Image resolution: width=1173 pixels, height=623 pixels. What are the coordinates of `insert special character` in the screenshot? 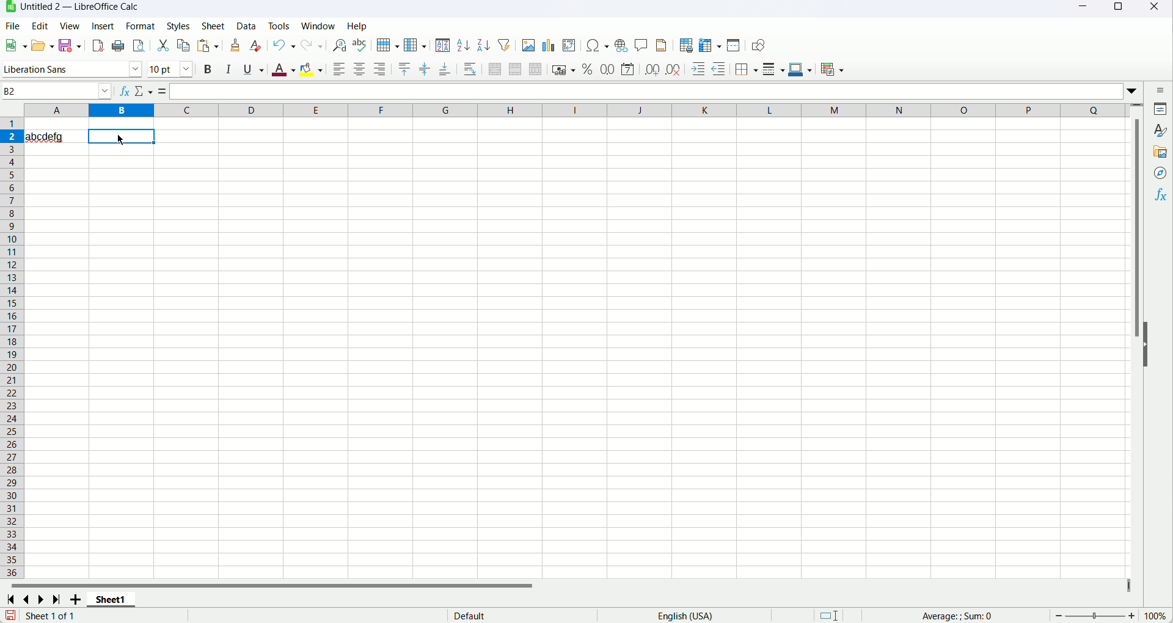 It's located at (597, 46).